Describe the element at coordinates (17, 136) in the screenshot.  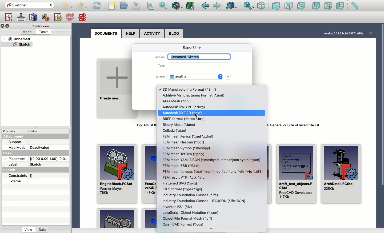
I see `Attachment` at that location.